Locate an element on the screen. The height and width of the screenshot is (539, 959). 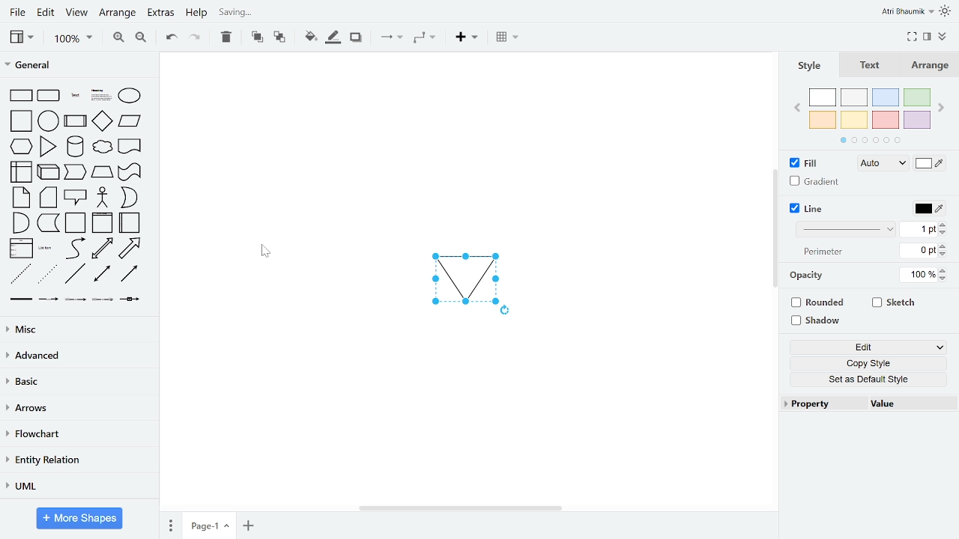
file is located at coordinates (16, 12).